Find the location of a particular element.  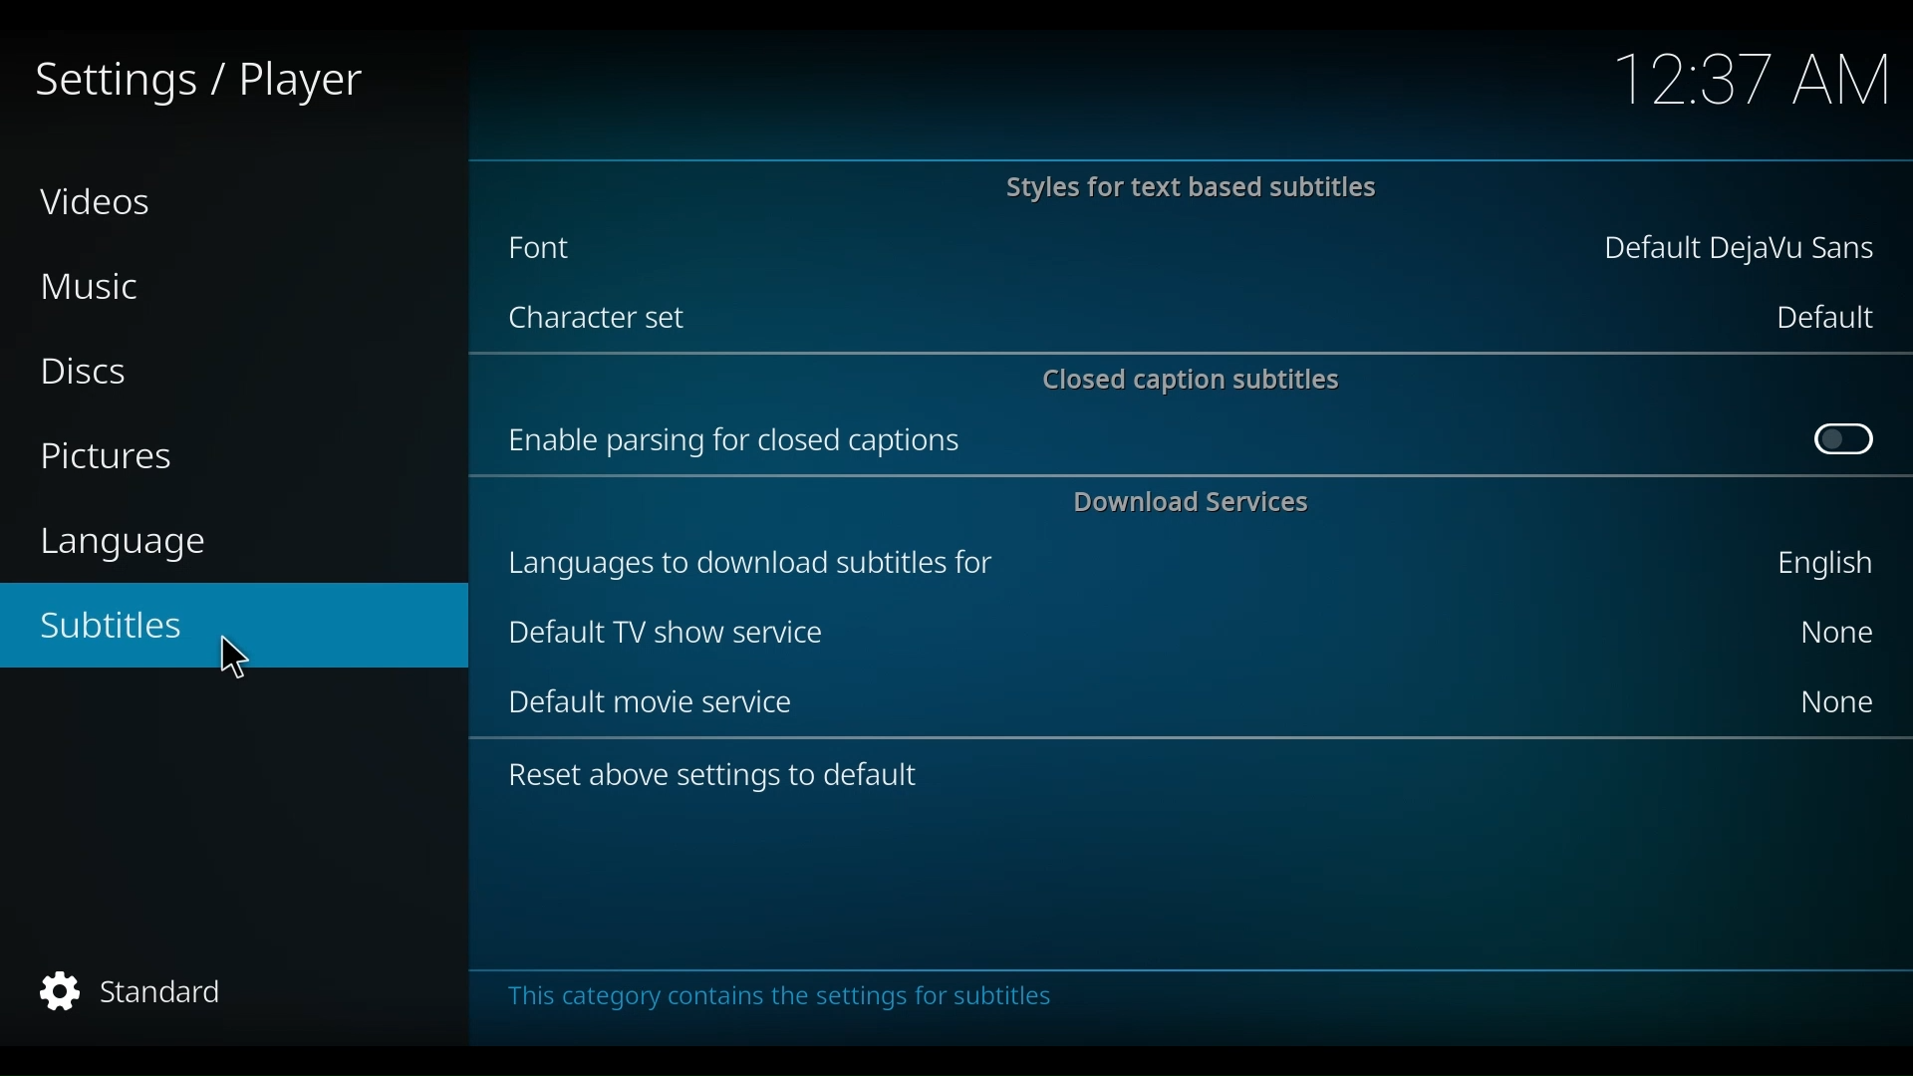

time is located at coordinates (1755, 82).